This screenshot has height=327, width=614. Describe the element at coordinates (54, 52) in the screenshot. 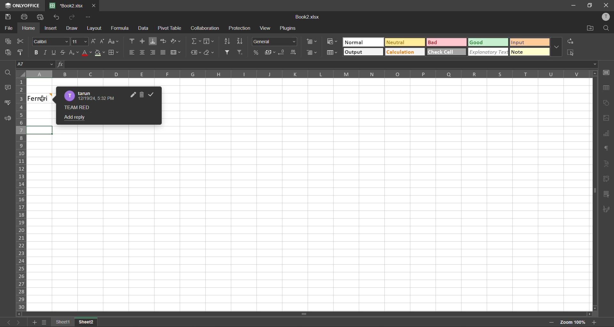

I see `underline` at that location.